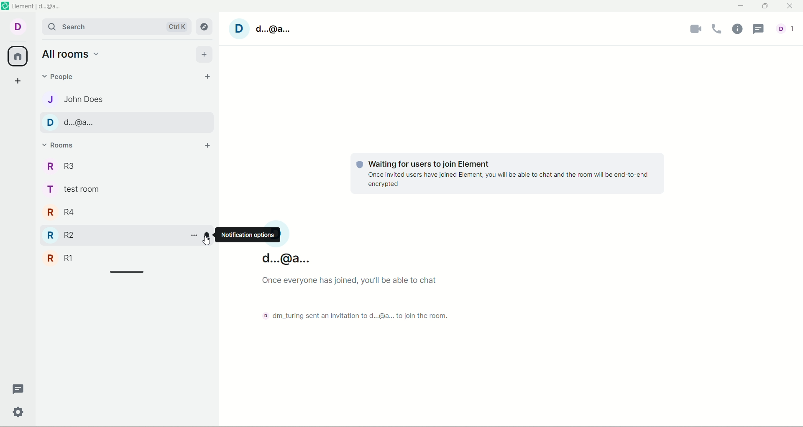 This screenshot has height=427, width=803. I want to click on people, so click(61, 76).